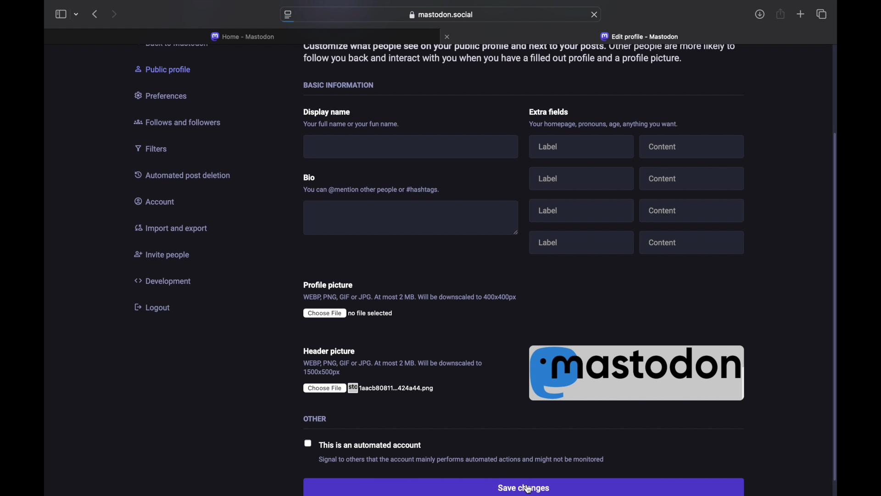  Describe the element at coordinates (448, 37) in the screenshot. I see `close` at that location.